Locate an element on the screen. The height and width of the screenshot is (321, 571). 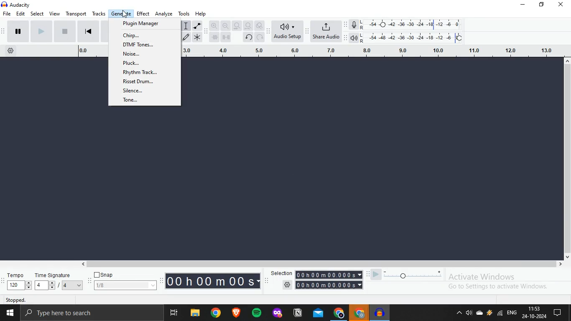
Forward is located at coordinates (41, 31).